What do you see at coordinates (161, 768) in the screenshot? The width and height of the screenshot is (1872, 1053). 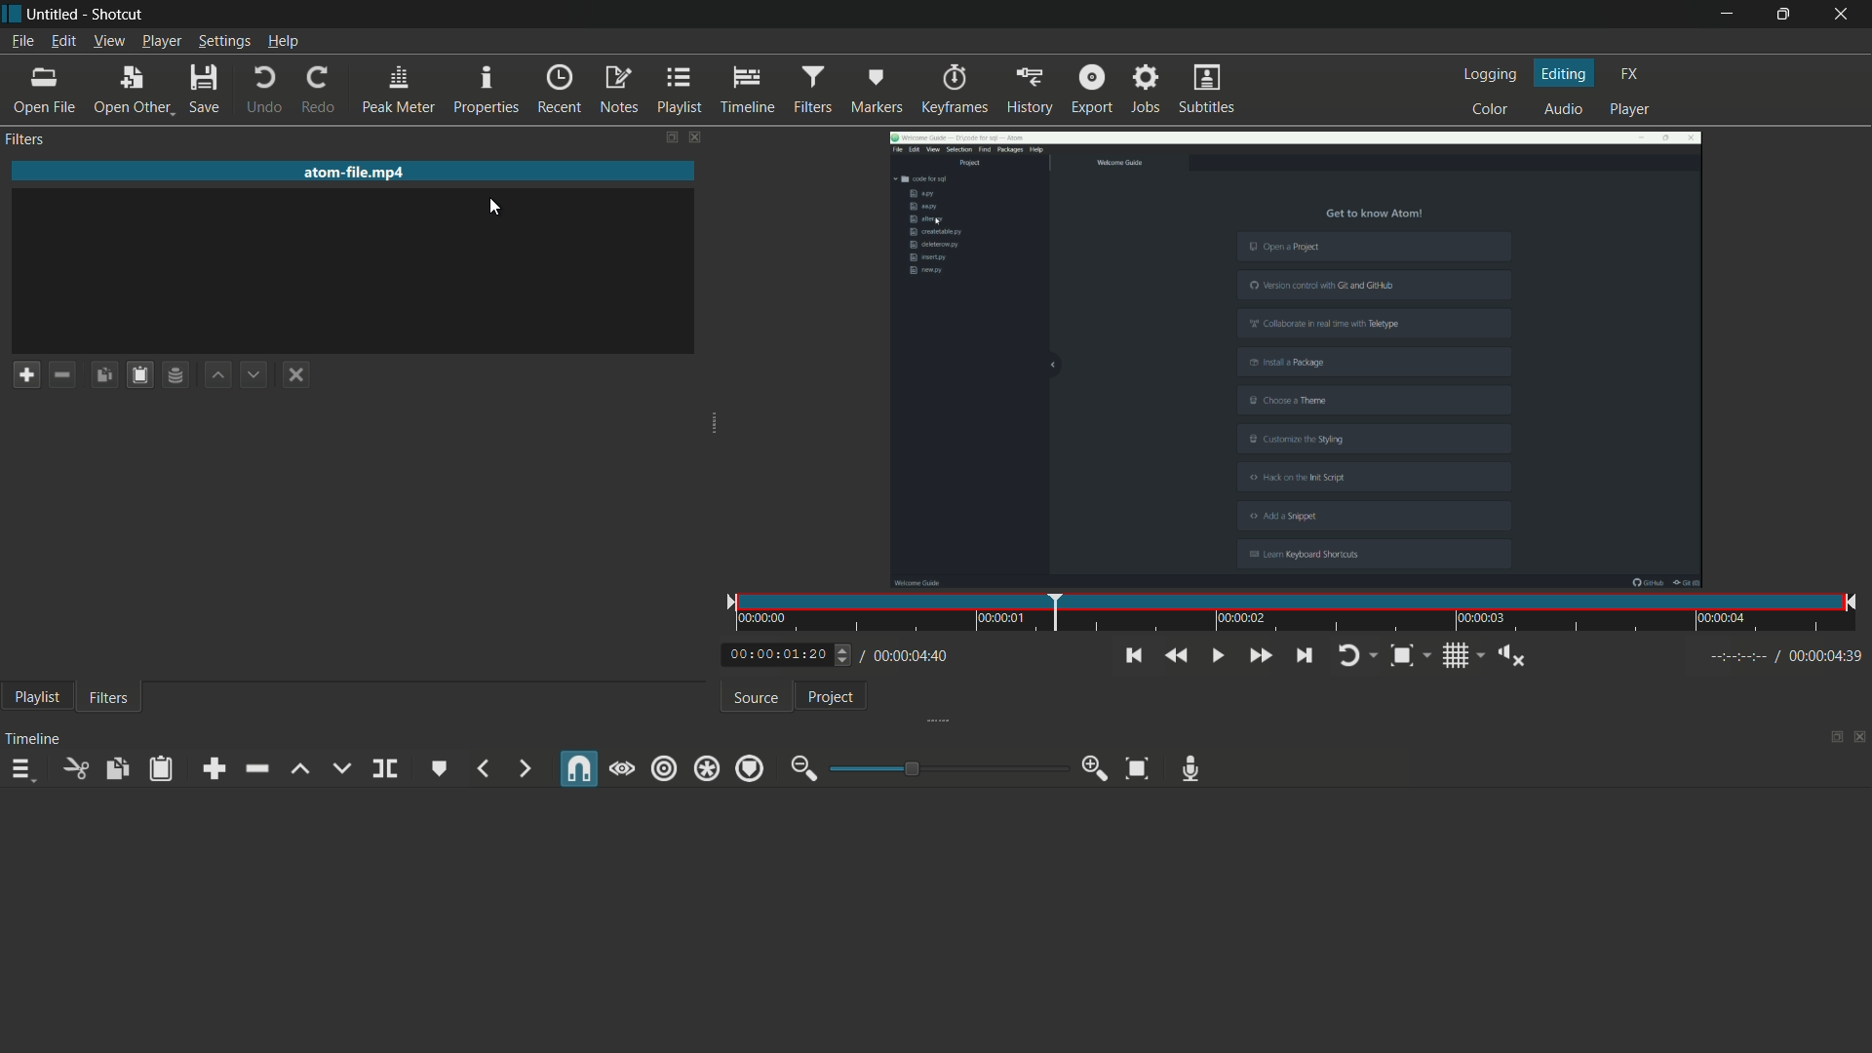 I see `paste filters` at bounding box center [161, 768].